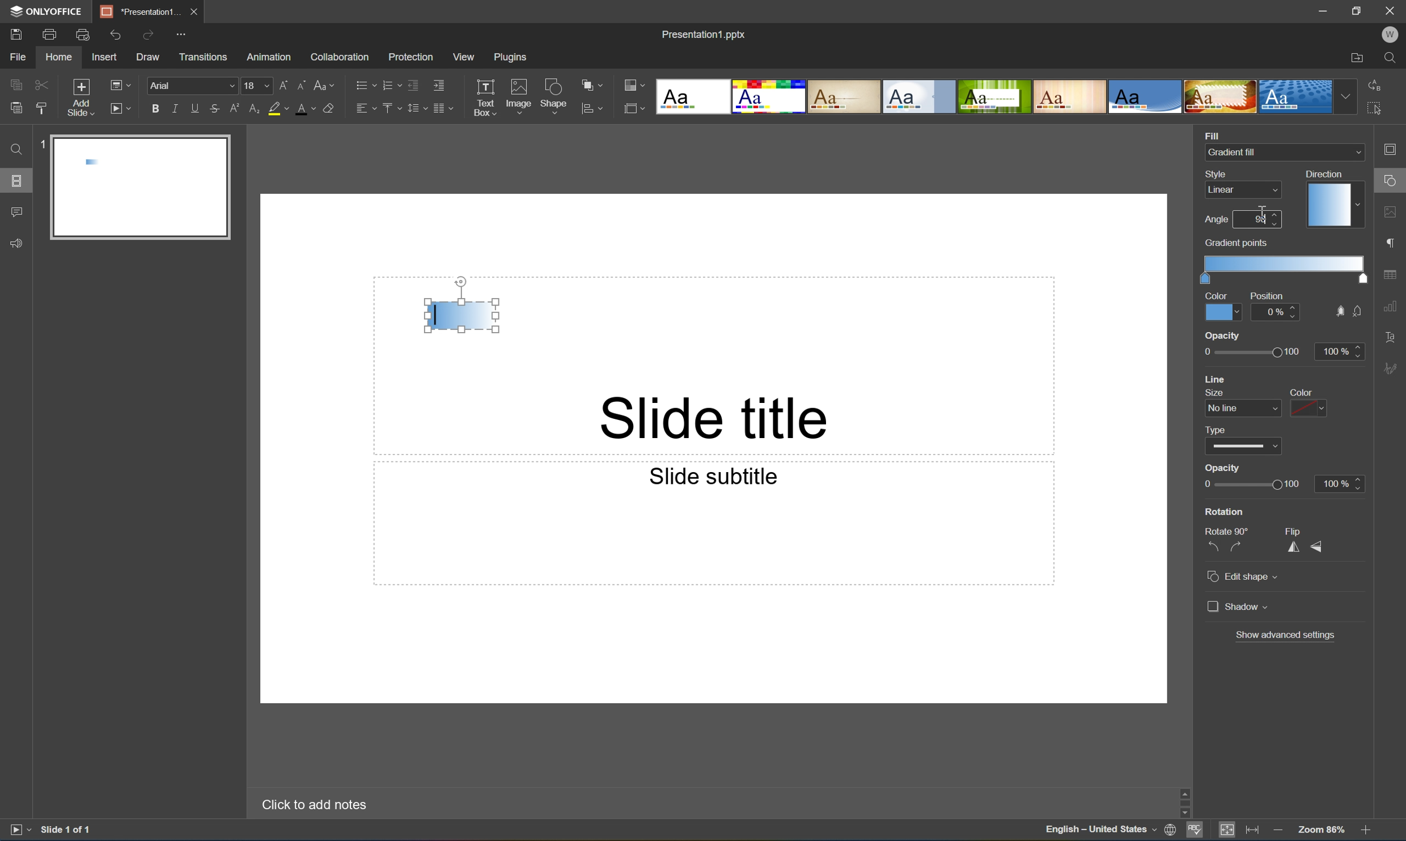 The height and width of the screenshot is (841, 1406). I want to click on Fit to Slide, so click(1230, 830).